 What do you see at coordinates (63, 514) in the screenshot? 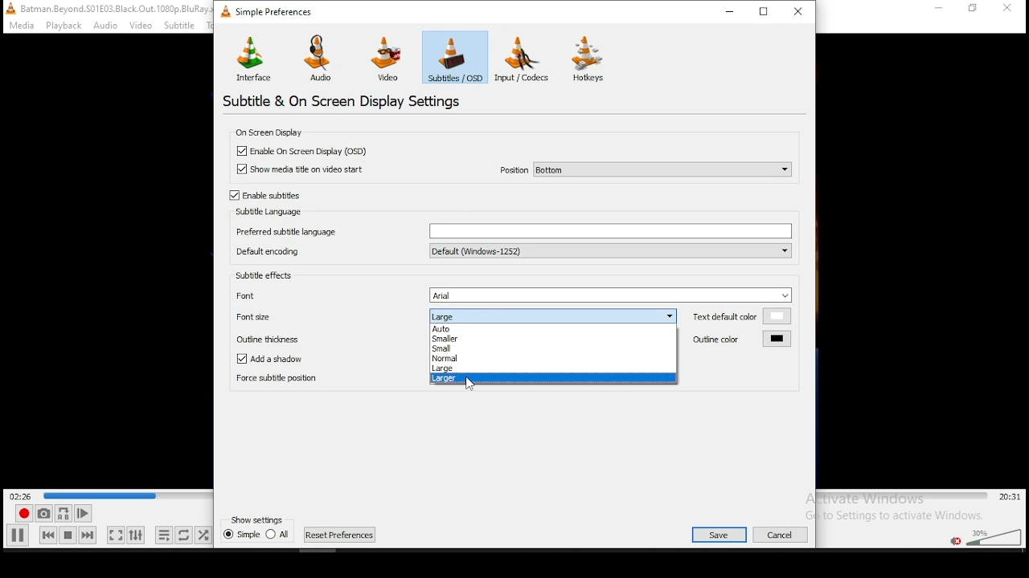
I see `loop between point A and point B continuously. Click set point A.` at bounding box center [63, 514].